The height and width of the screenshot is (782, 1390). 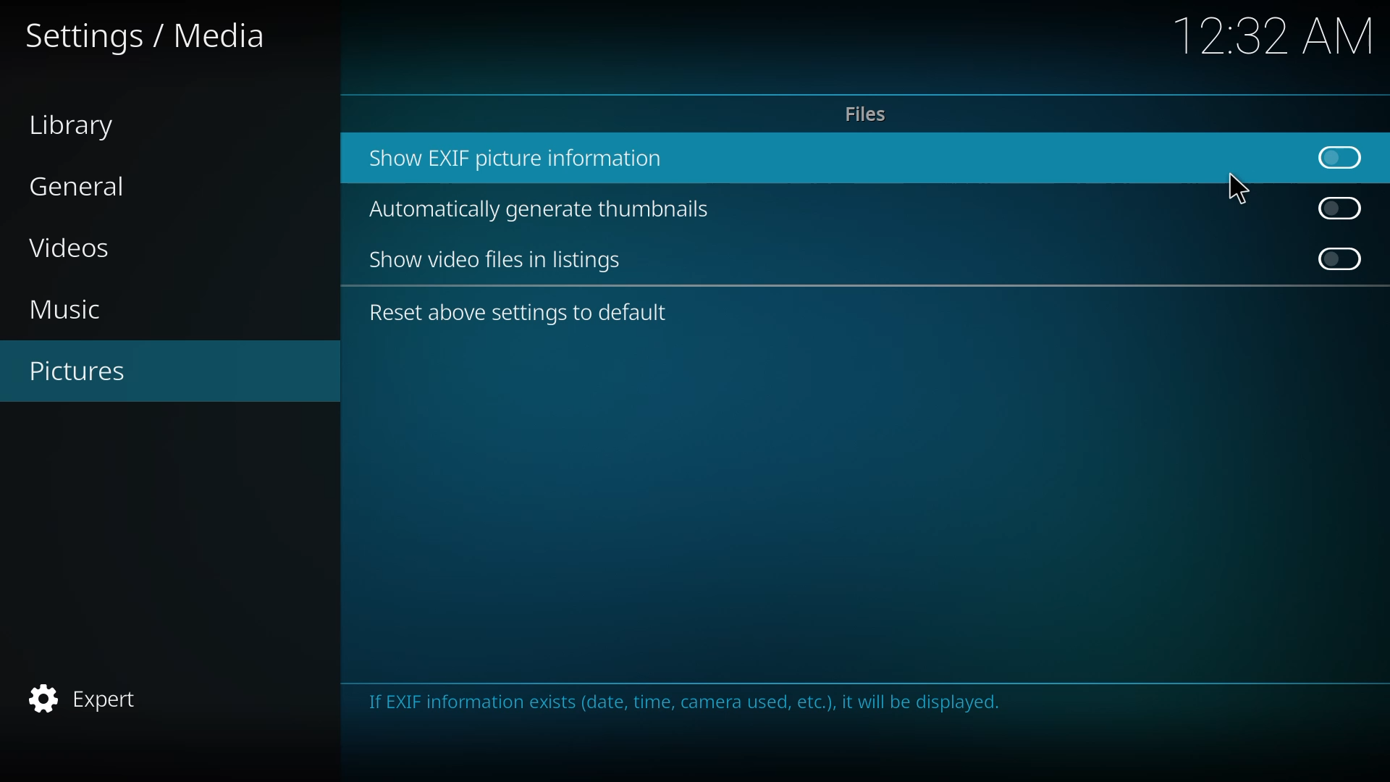 What do you see at coordinates (149, 35) in the screenshot?
I see `settings media` at bounding box center [149, 35].